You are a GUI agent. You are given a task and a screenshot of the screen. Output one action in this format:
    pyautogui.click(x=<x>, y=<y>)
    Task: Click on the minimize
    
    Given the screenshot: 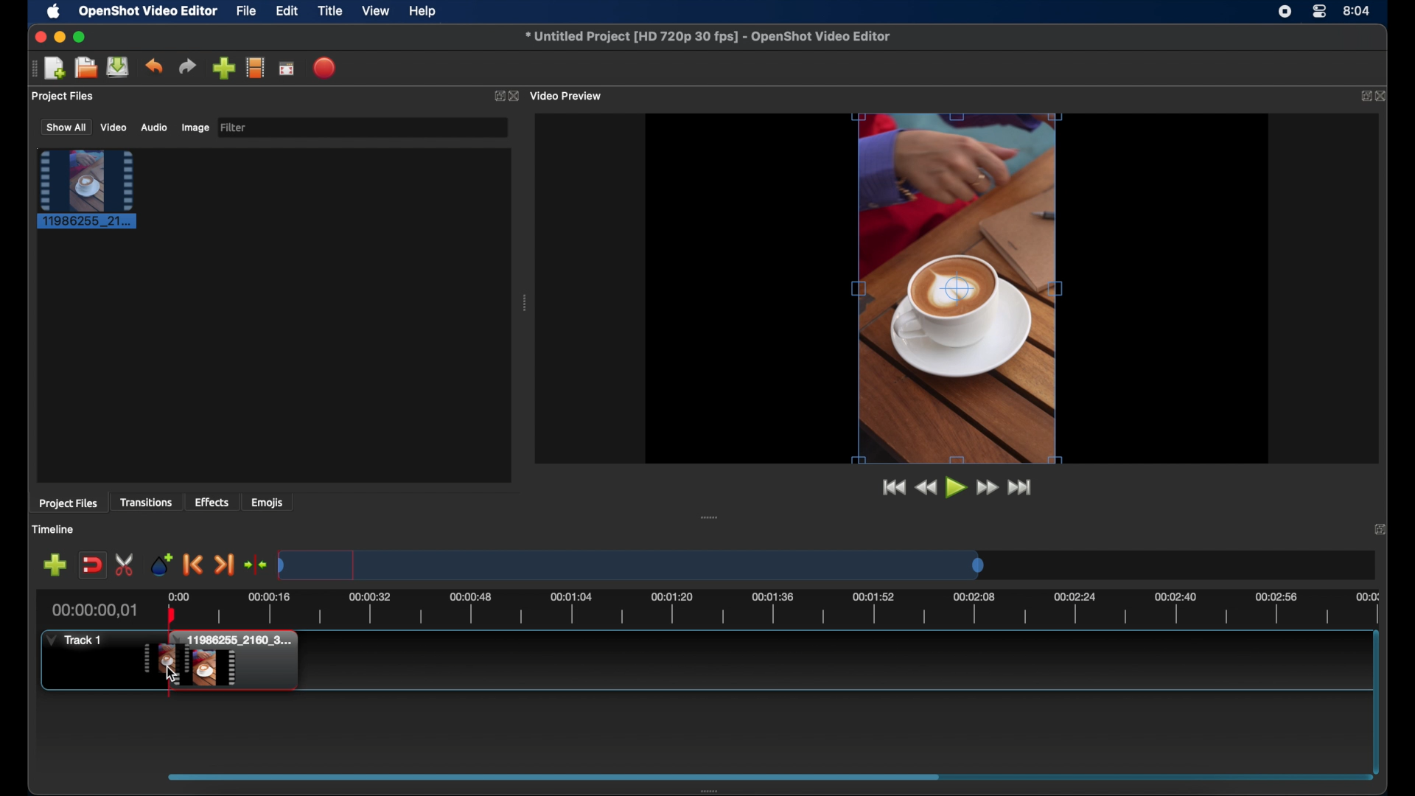 What is the action you would take?
    pyautogui.click(x=60, y=37)
    